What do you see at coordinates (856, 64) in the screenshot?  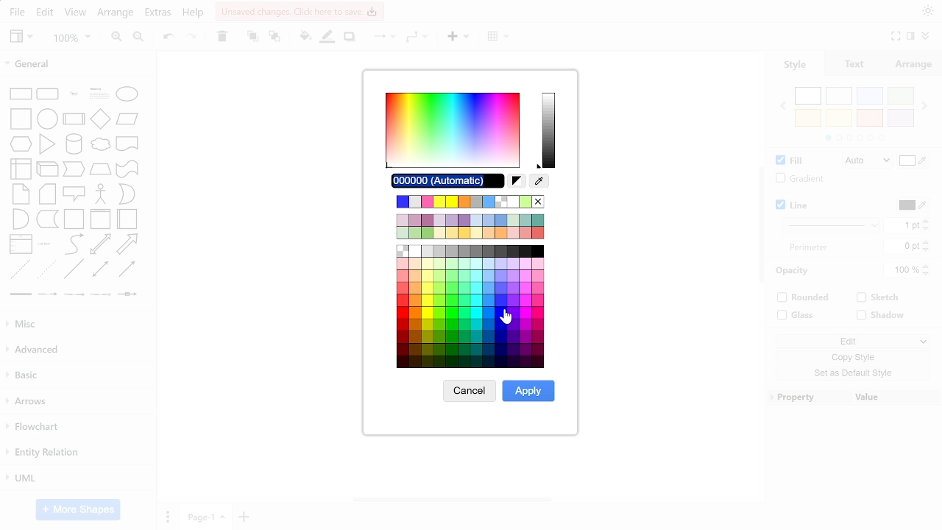 I see `text` at bounding box center [856, 64].